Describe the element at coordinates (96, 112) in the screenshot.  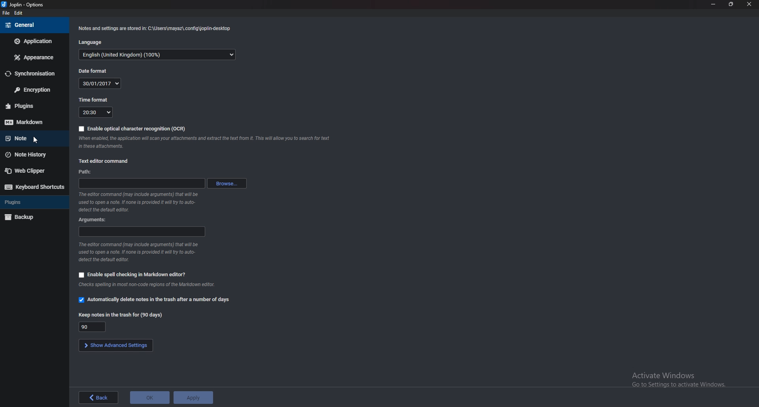
I see `time format` at that location.